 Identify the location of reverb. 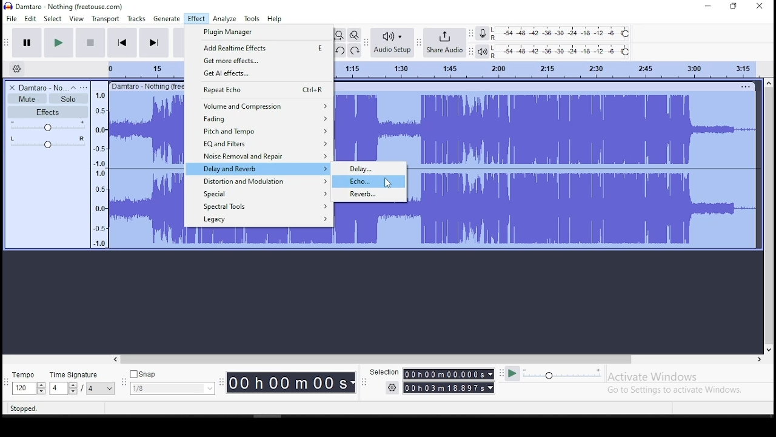
(370, 195).